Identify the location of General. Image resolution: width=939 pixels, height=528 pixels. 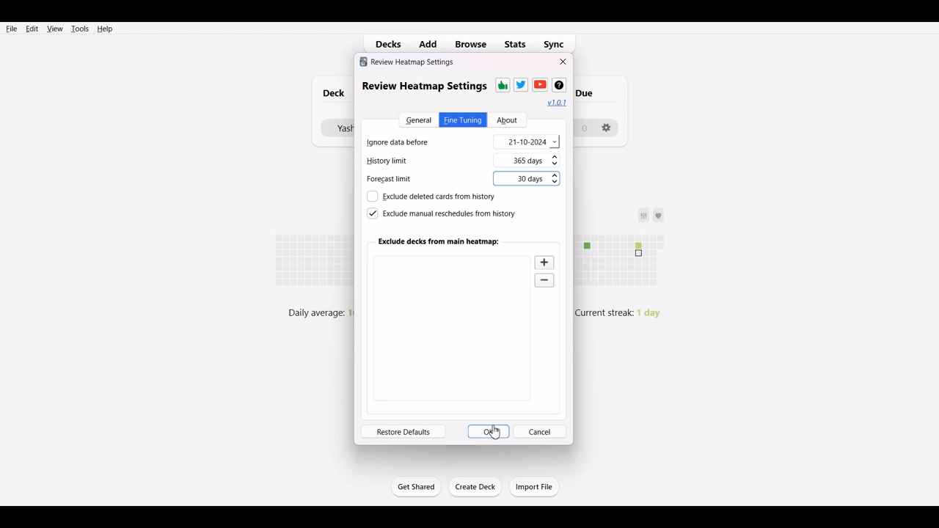
(417, 120).